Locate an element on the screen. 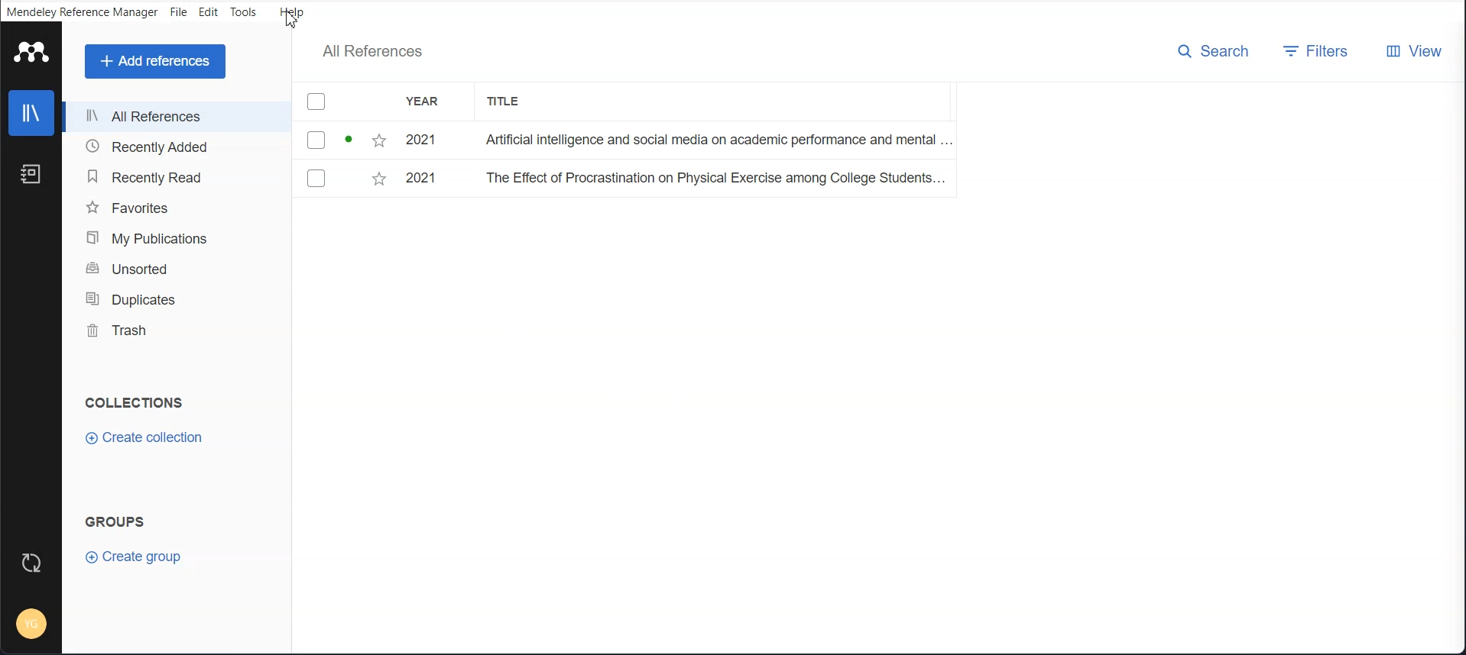 The height and width of the screenshot is (655, 1466). cursor is located at coordinates (294, 22).